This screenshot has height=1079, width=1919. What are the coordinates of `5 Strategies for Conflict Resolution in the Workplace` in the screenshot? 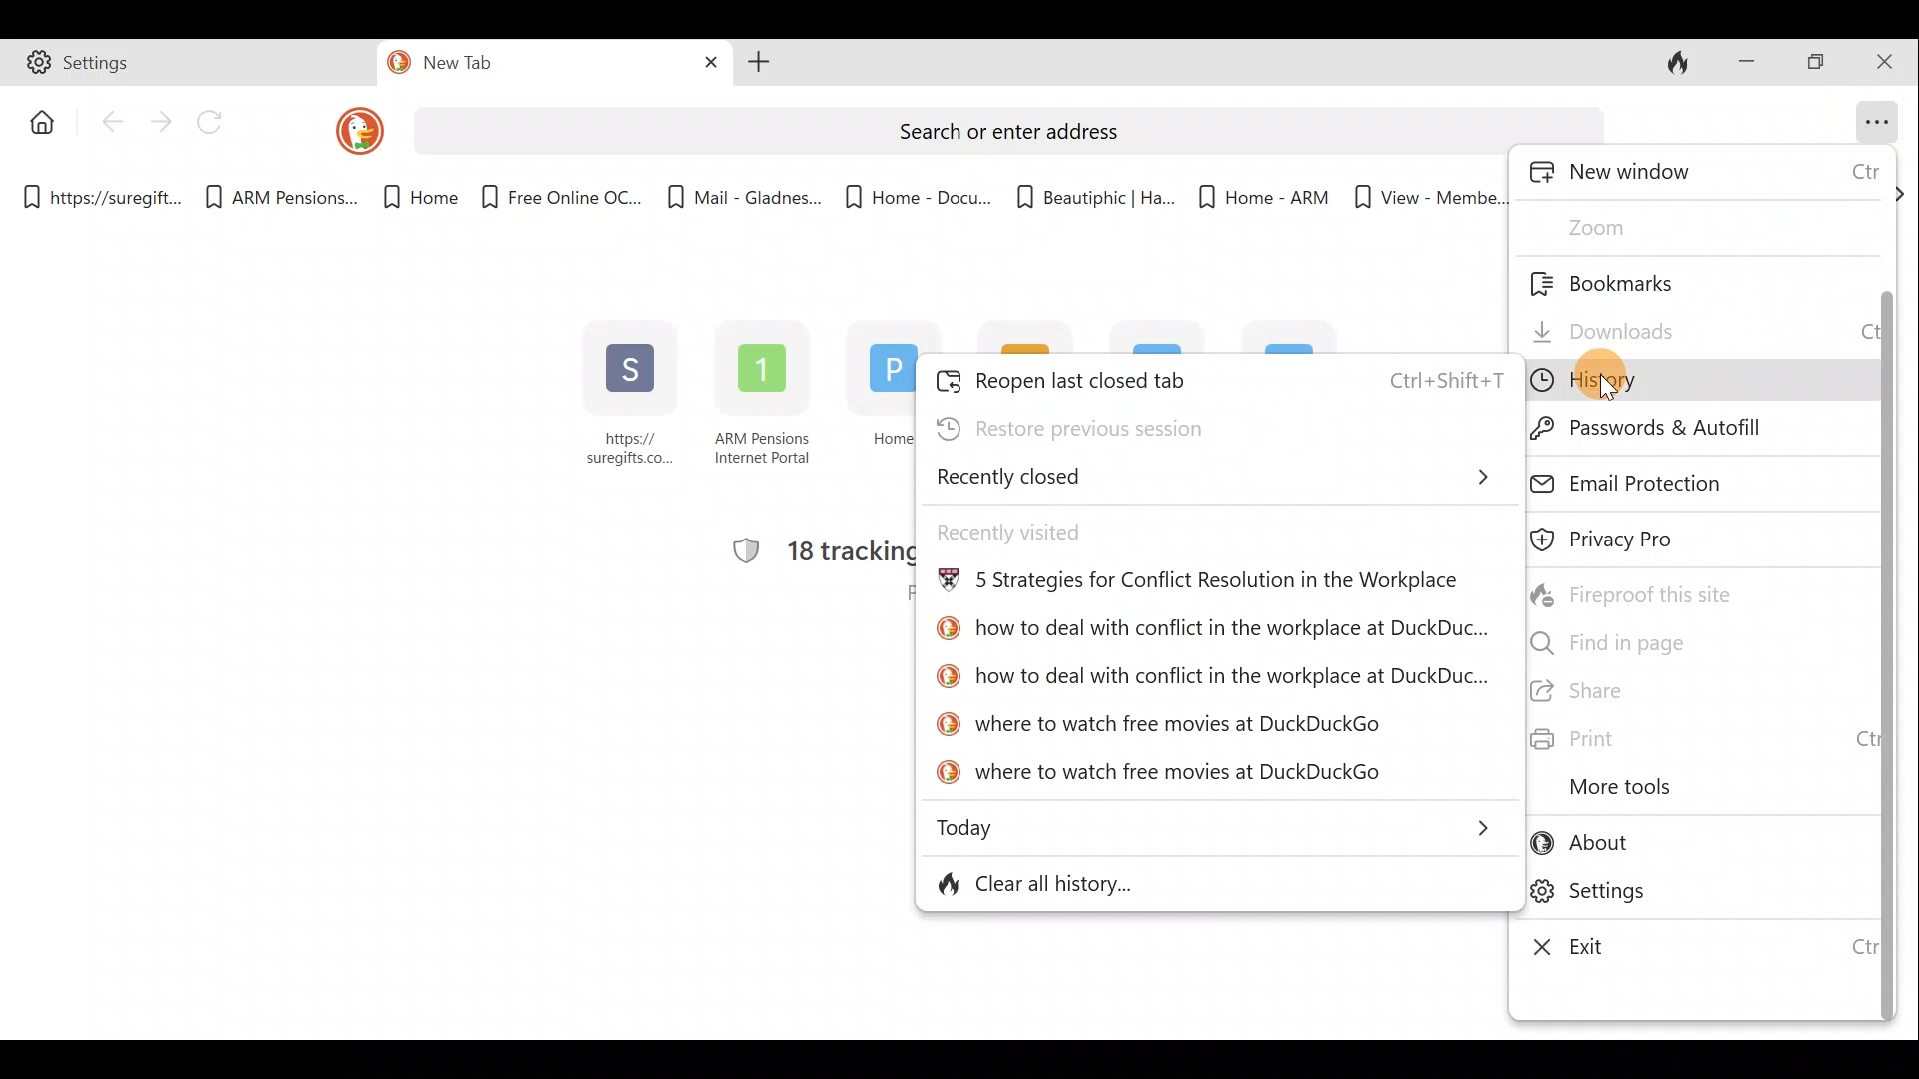 It's located at (1199, 585).